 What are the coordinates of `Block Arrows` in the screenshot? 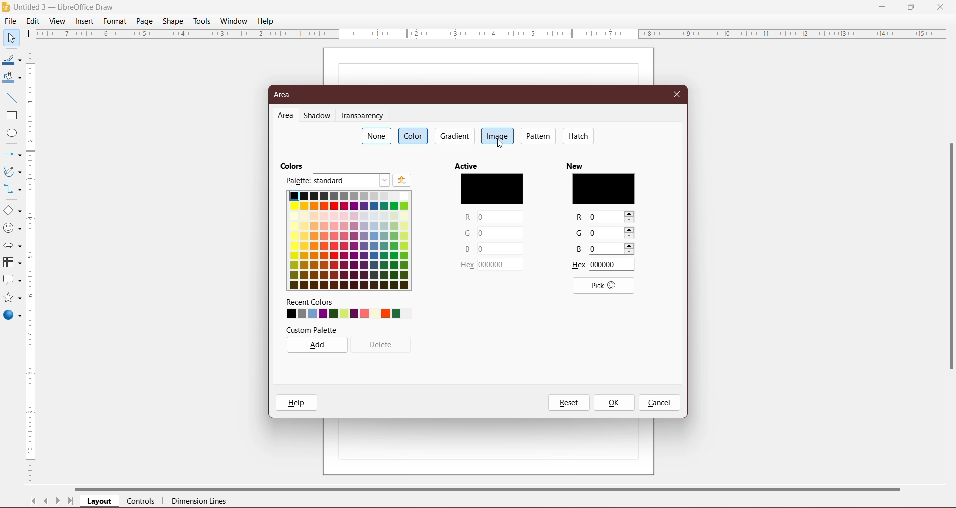 It's located at (11, 247).